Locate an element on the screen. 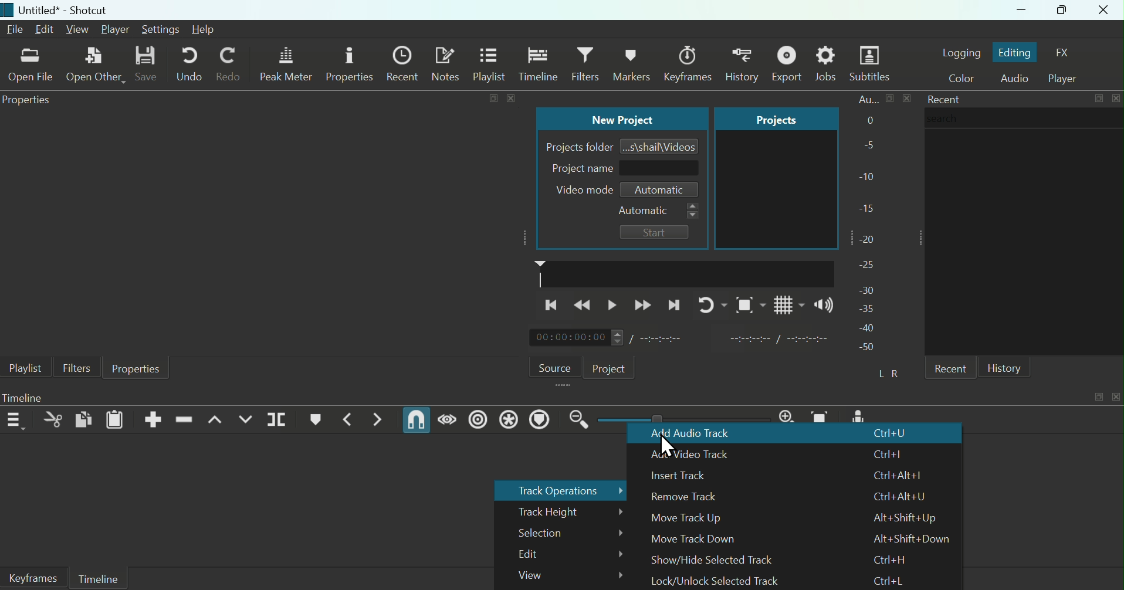 This screenshot has width=1124, height=590. Recent is located at coordinates (405, 63).